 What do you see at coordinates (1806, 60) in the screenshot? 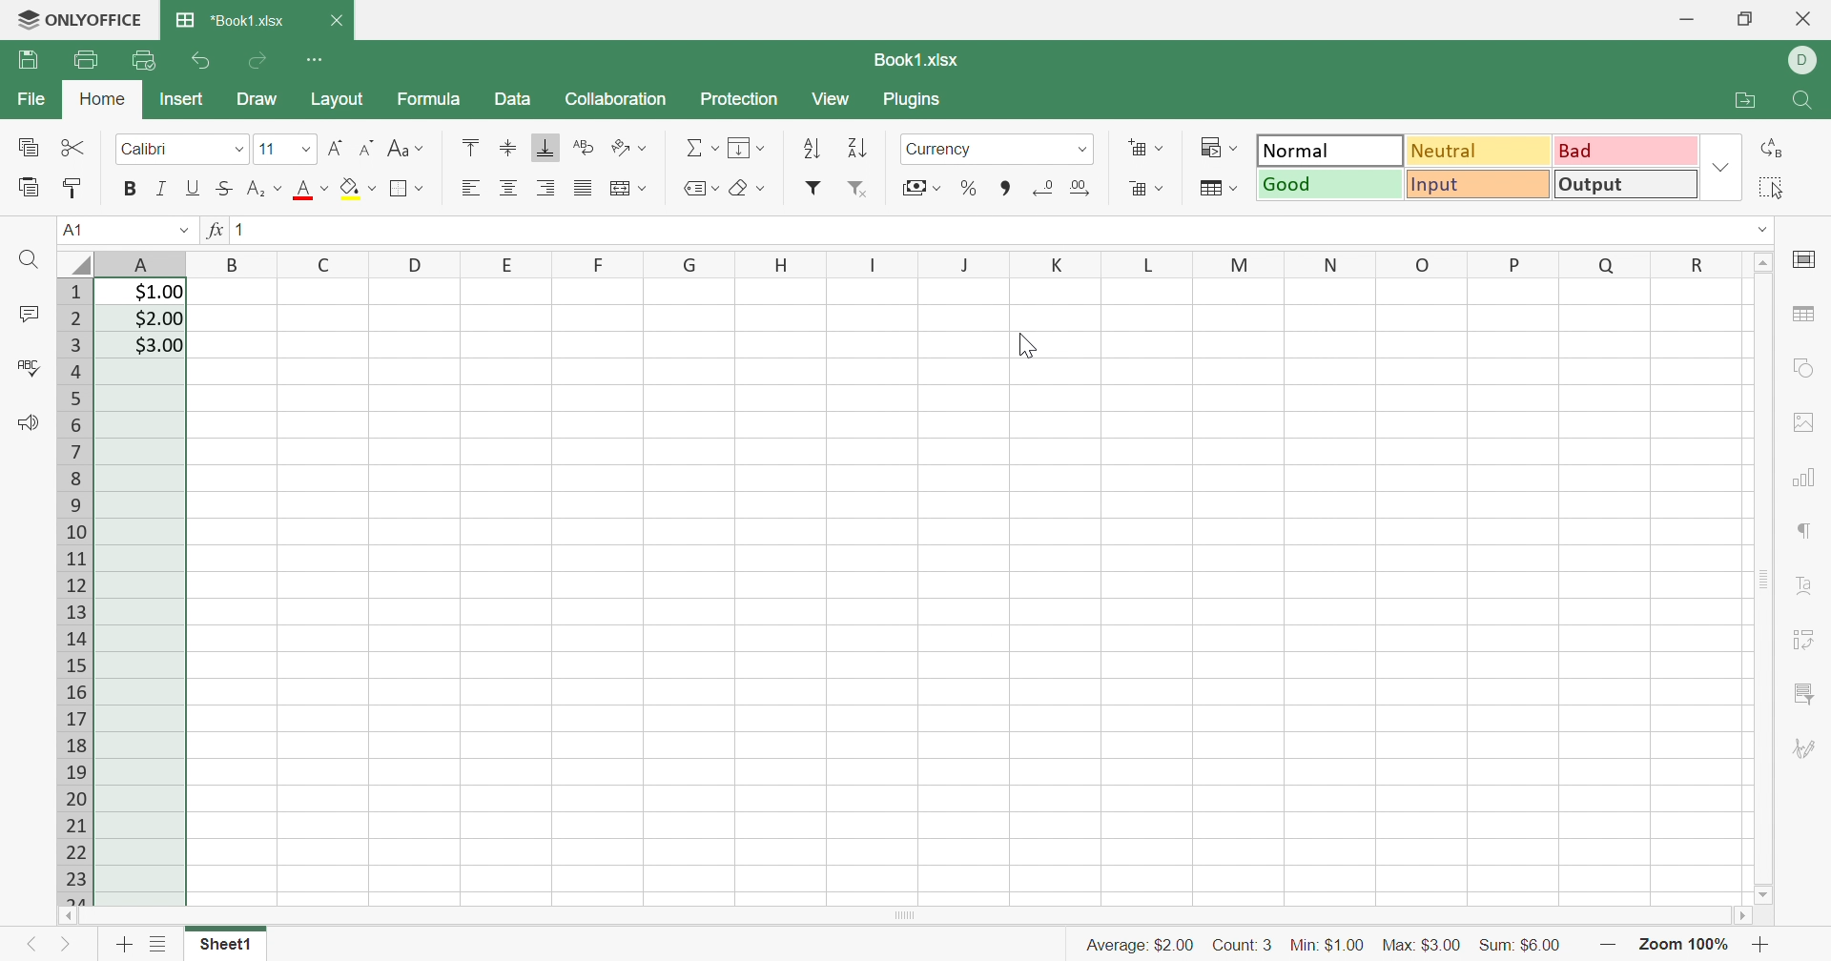
I see `DELL` at bounding box center [1806, 60].